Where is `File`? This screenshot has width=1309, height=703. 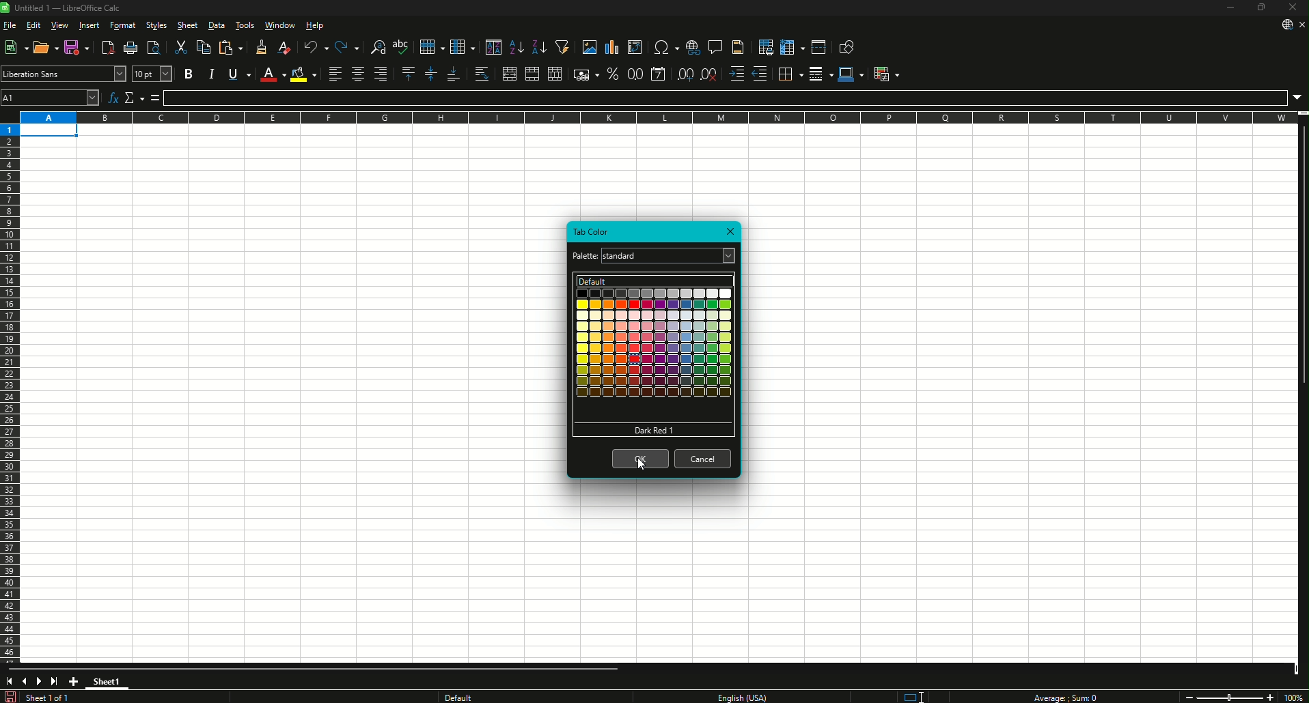
File is located at coordinates (10, 25).